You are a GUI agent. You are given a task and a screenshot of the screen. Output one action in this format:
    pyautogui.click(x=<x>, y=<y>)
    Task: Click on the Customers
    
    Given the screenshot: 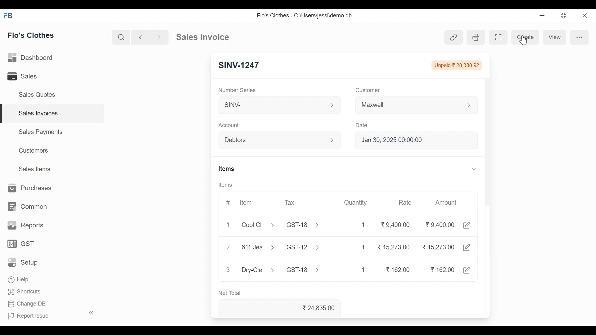 What is the action you would take?
    pyautogui.click(x=34, y=150)
    